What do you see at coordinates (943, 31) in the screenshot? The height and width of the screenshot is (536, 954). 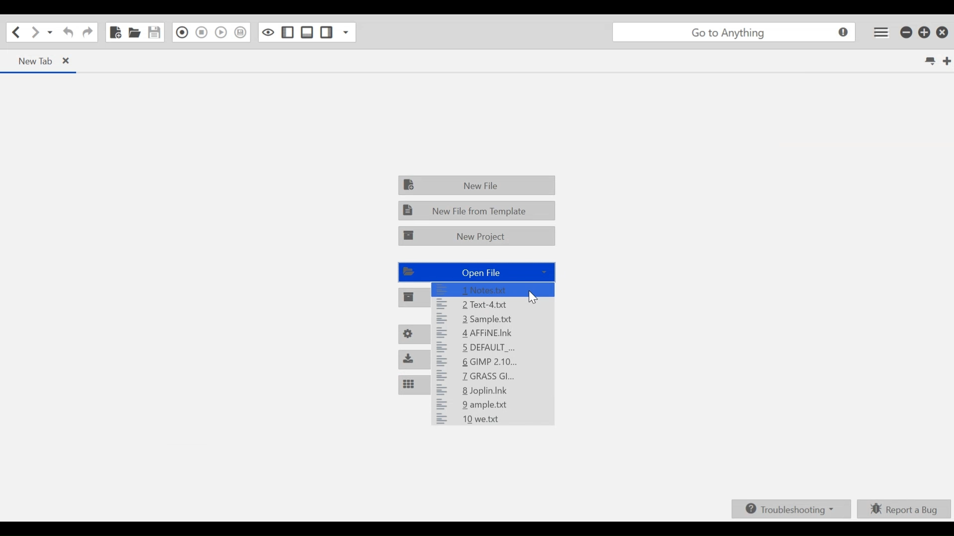 I see `close` at bounding box center [943, 31].